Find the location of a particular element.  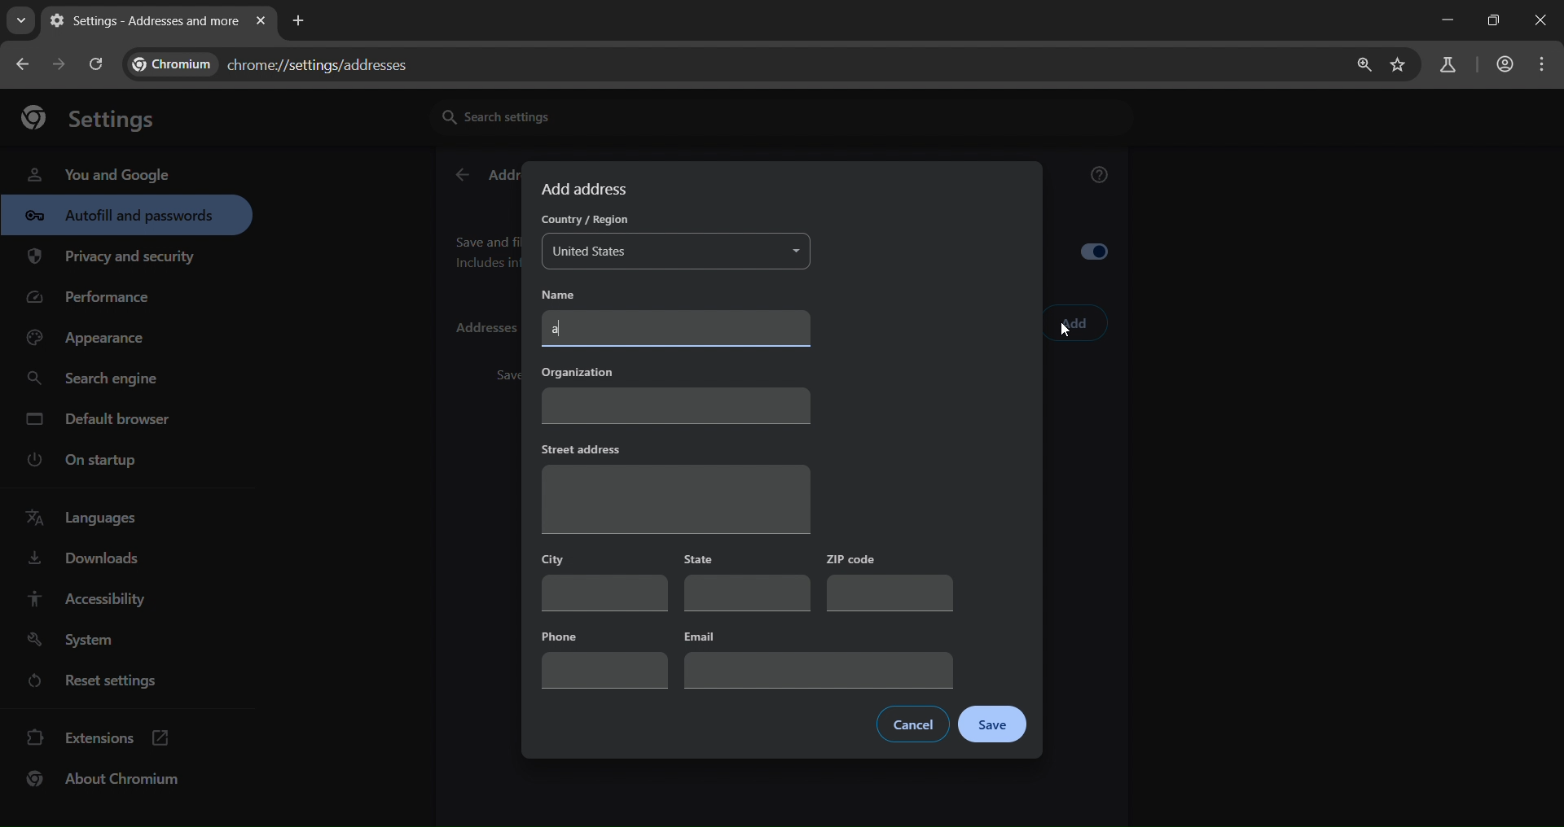

extensions is located at coordinates (99, 736).